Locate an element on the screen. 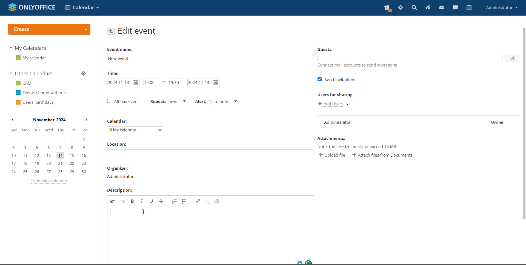  my calendar is located at coordinates (31, 57).